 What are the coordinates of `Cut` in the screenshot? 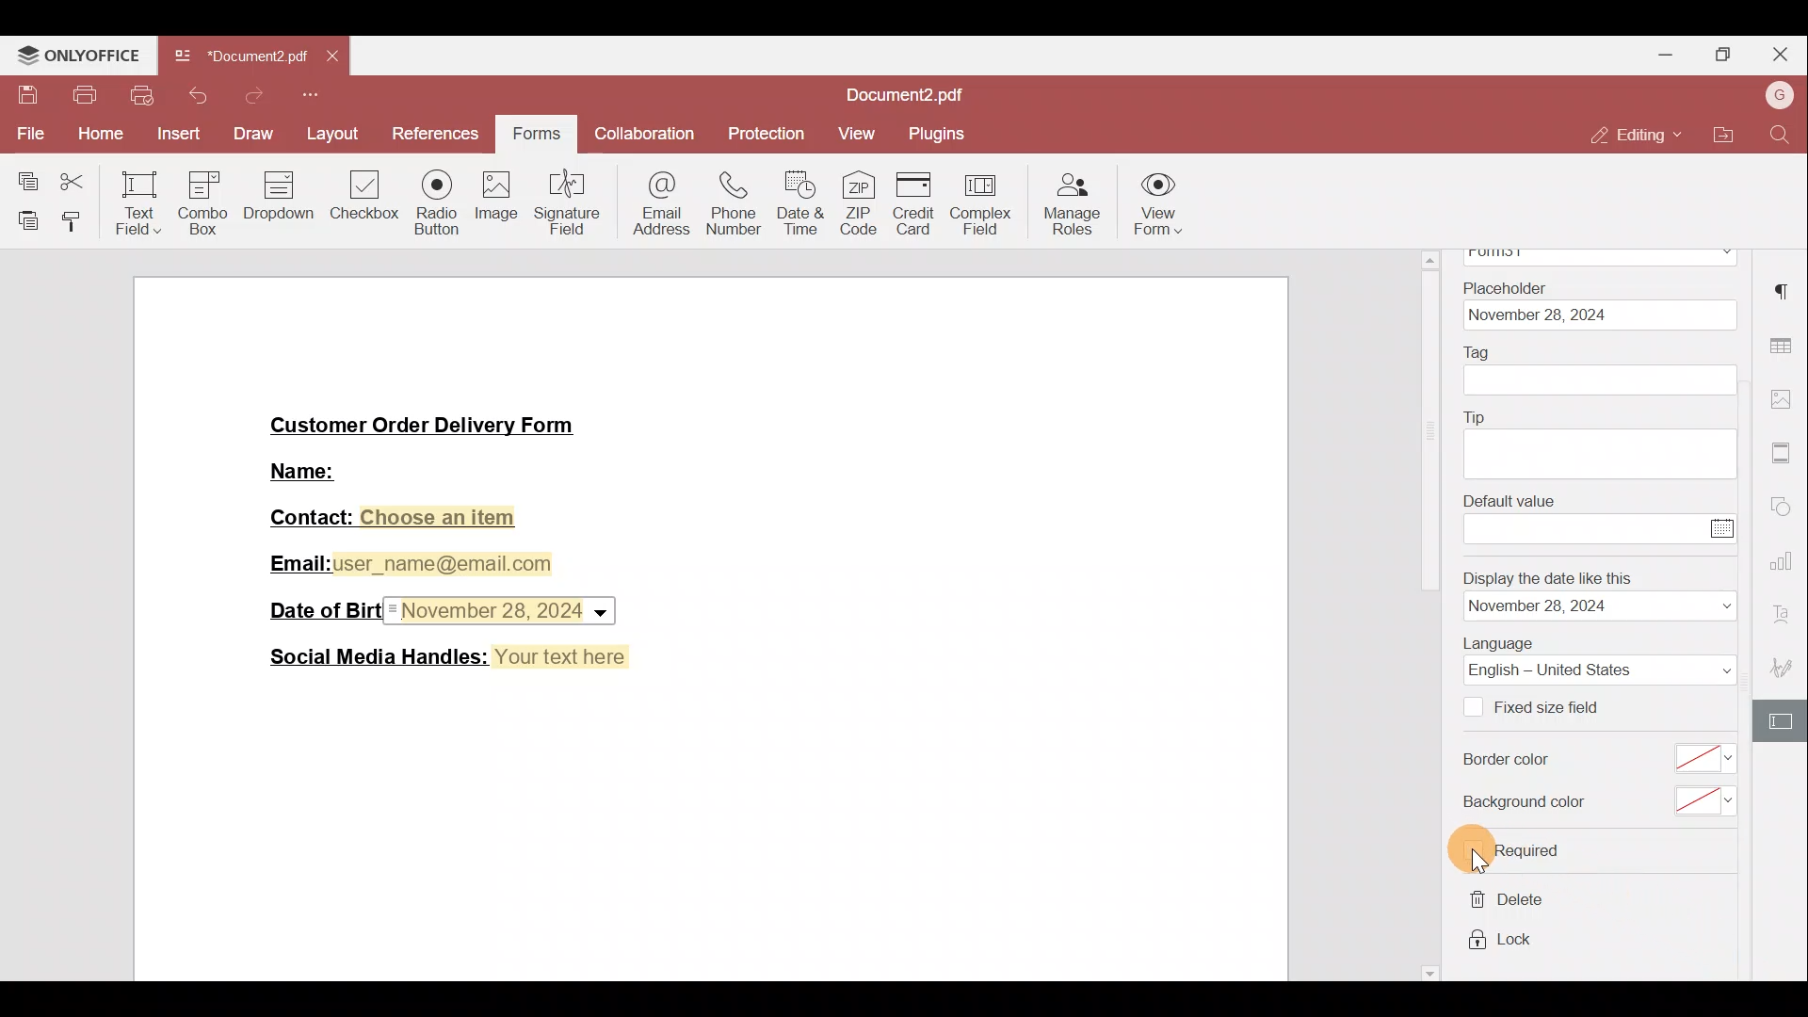 It's located at (77, 178).